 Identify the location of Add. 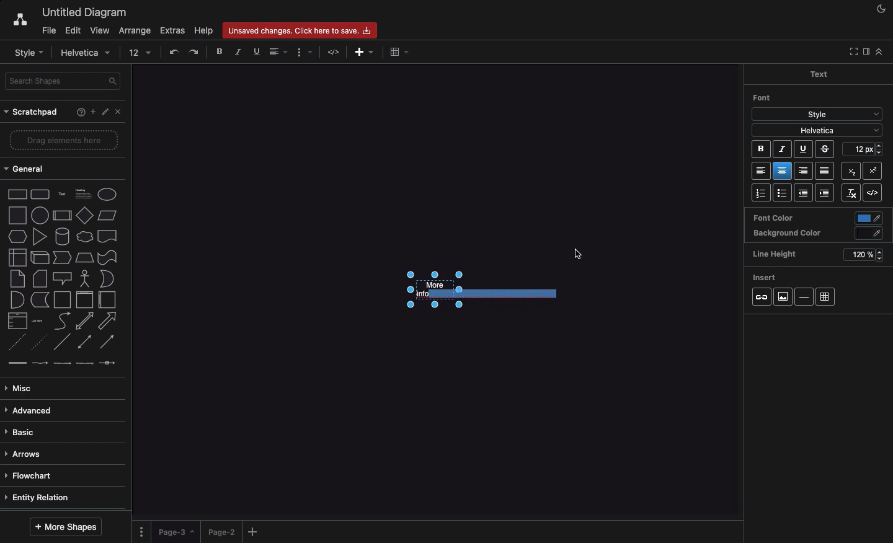
(360, 53).